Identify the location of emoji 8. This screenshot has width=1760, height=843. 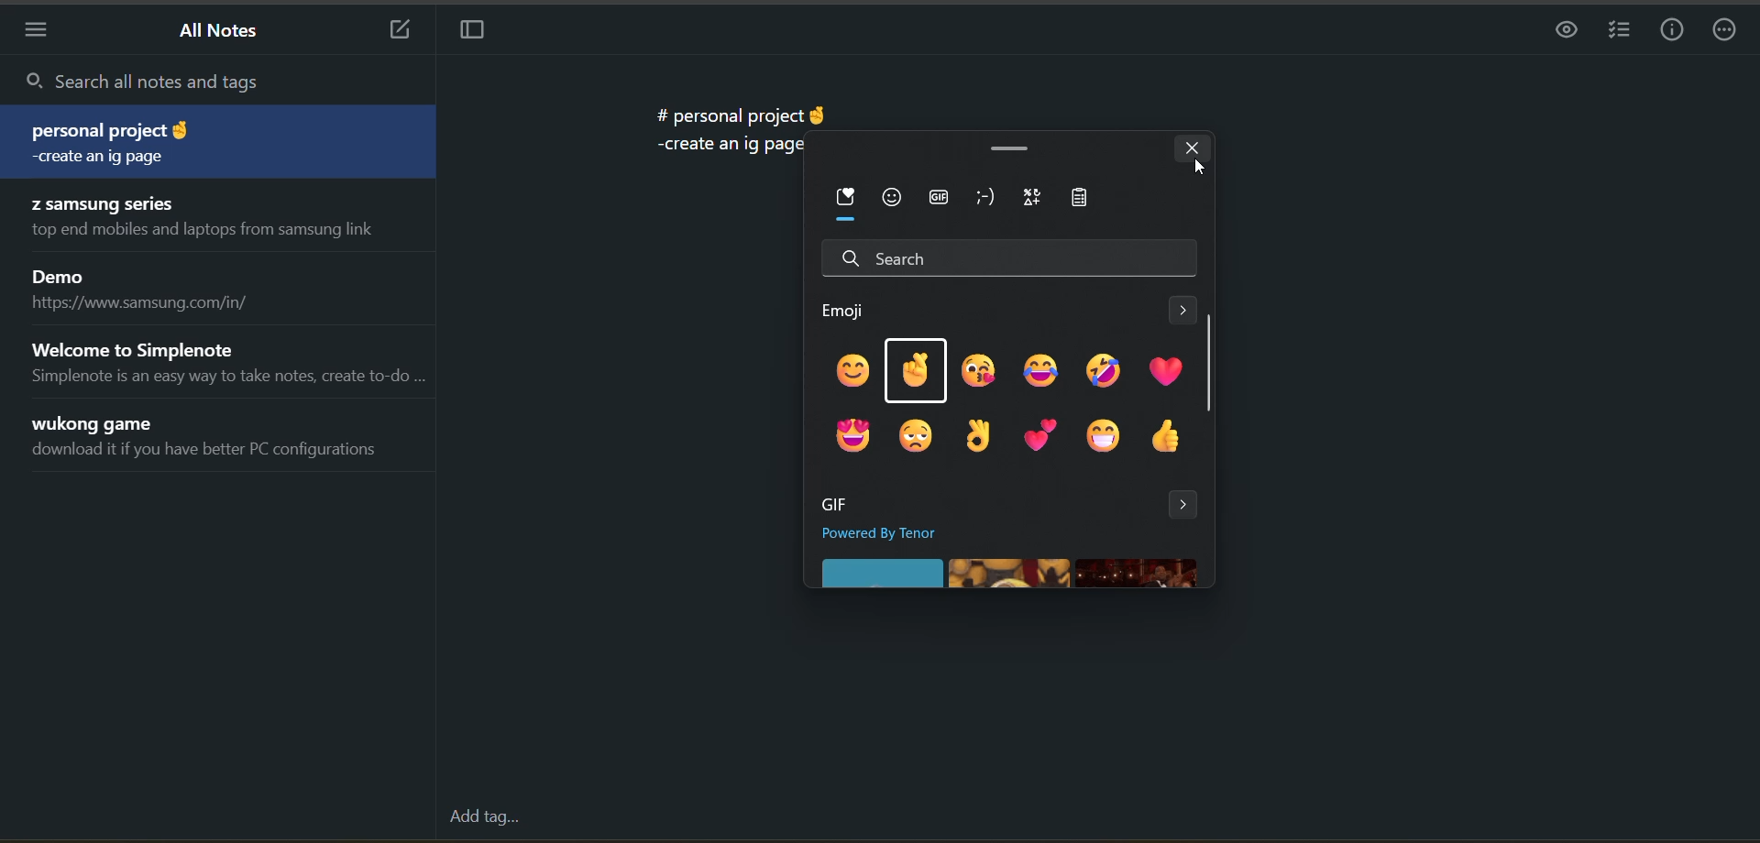
(918, 438).